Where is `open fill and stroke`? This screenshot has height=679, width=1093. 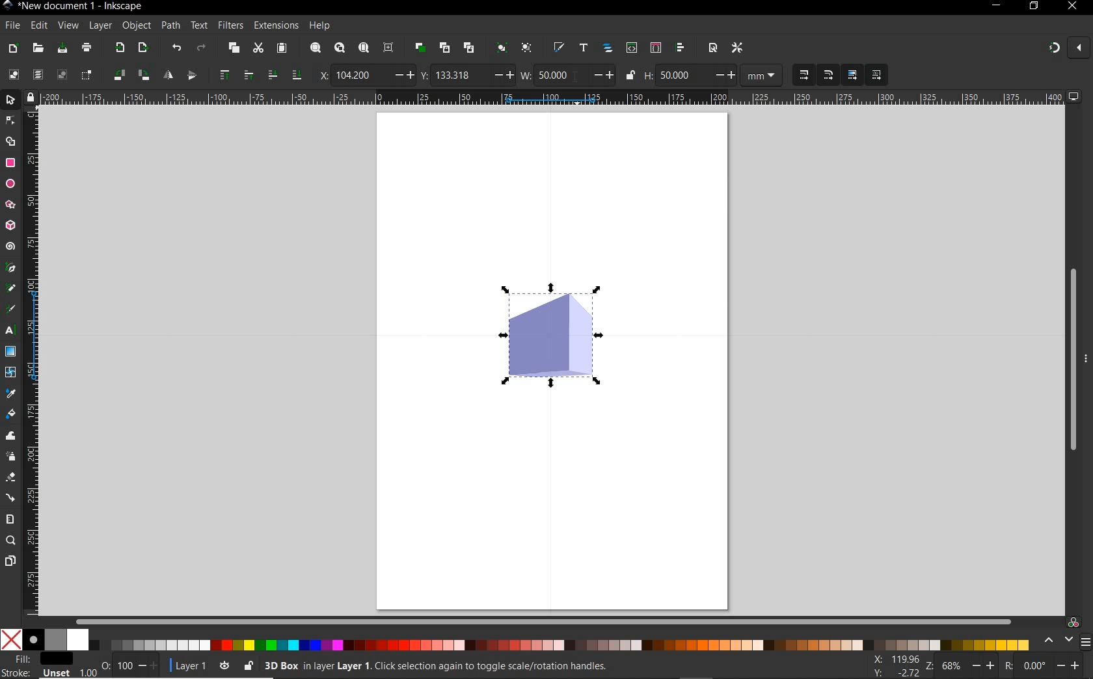 open fill and stroke is located at coordinates (558, 47).